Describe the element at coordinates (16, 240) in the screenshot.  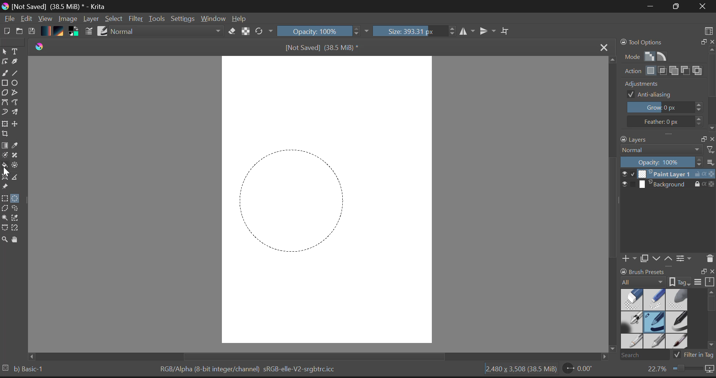
I see `Pan` at that location.